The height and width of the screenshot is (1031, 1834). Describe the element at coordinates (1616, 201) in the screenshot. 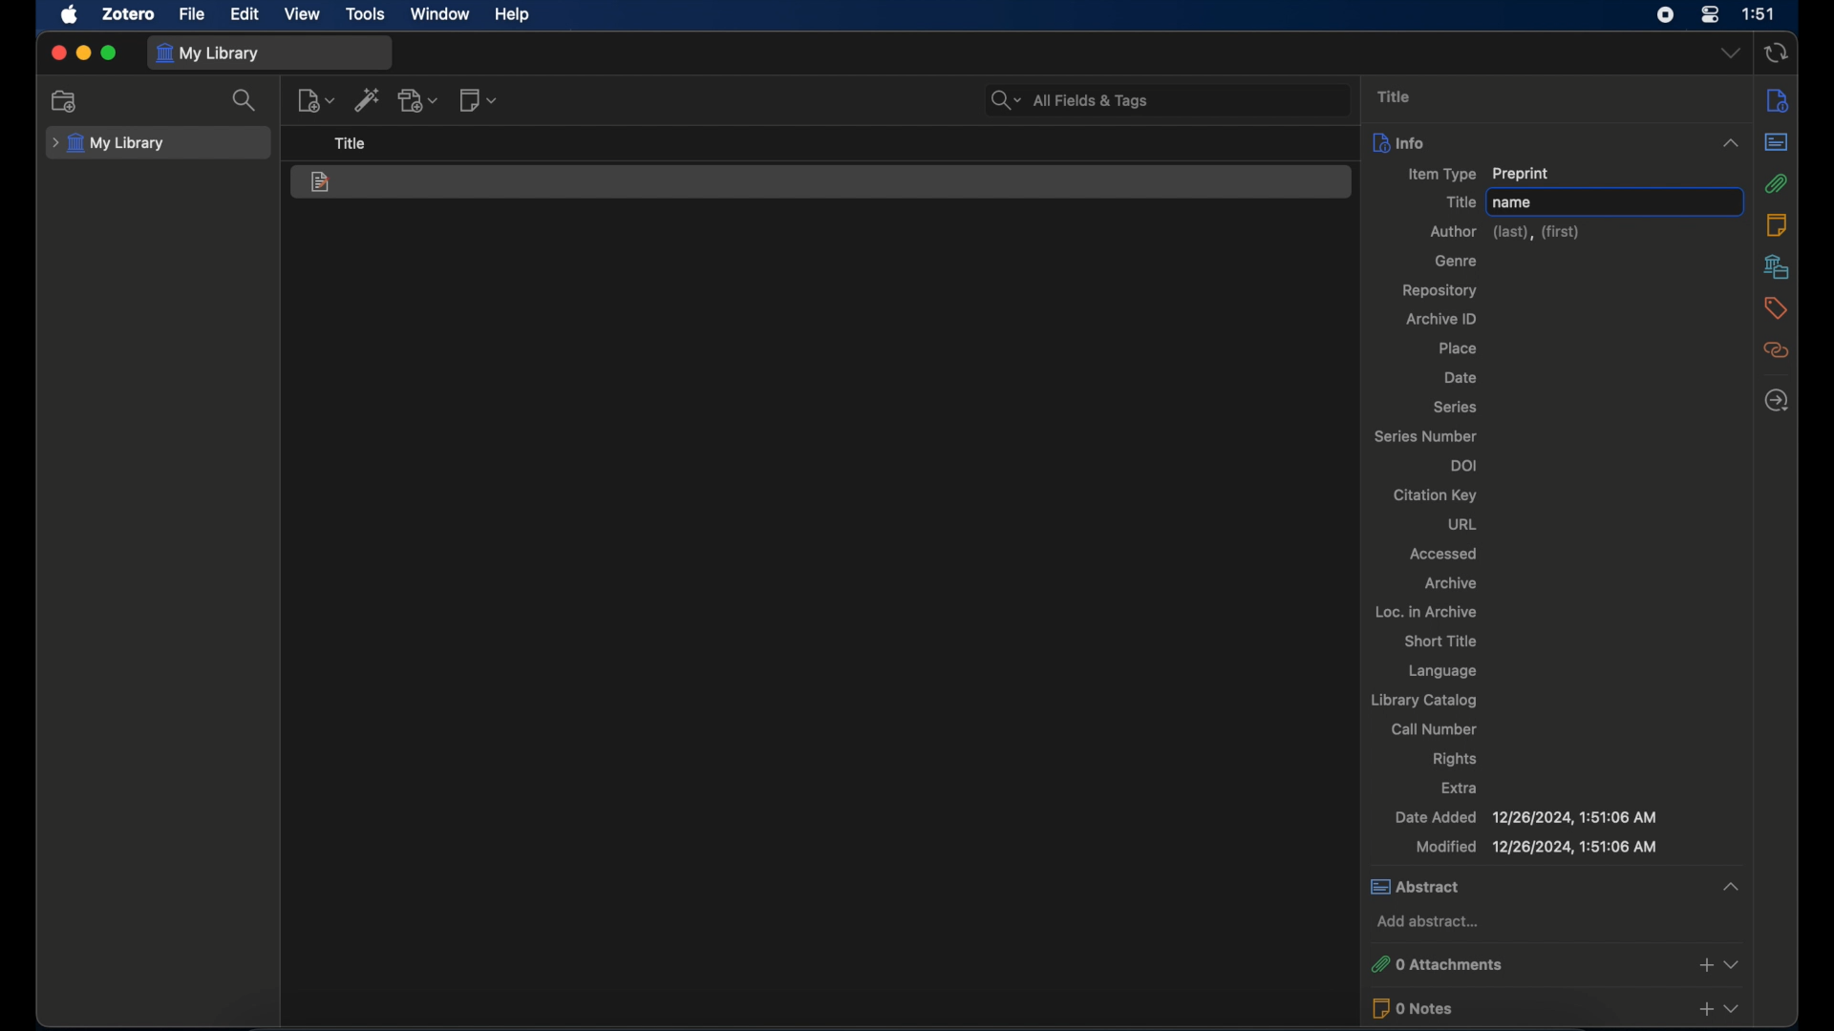

I see `name` at that location.